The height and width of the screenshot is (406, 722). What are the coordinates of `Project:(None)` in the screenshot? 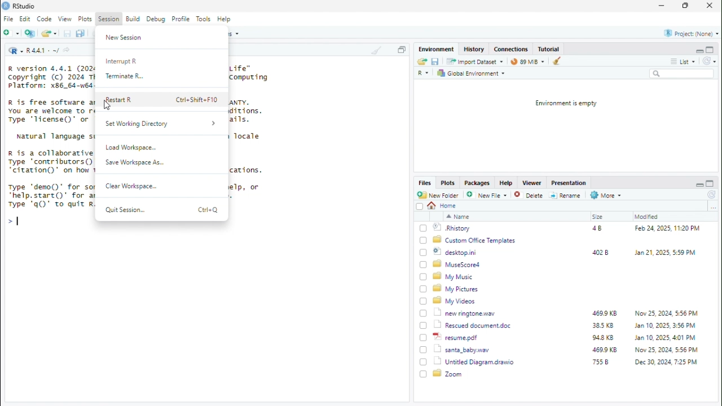 It's located at (692, 34).